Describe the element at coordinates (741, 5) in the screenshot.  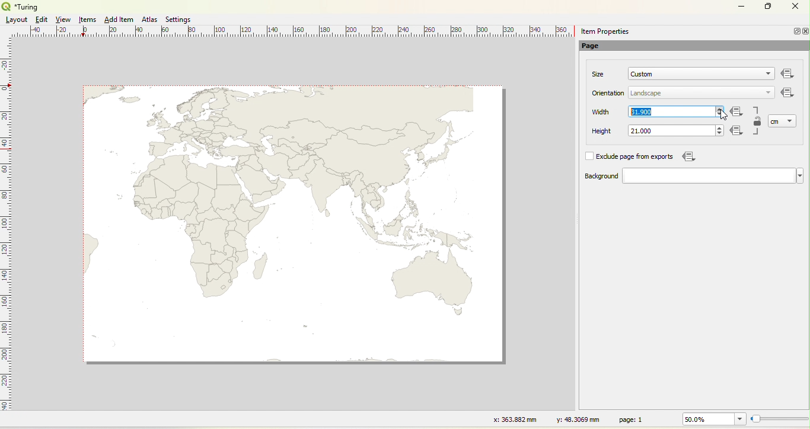
I see `Minimize` at that location.